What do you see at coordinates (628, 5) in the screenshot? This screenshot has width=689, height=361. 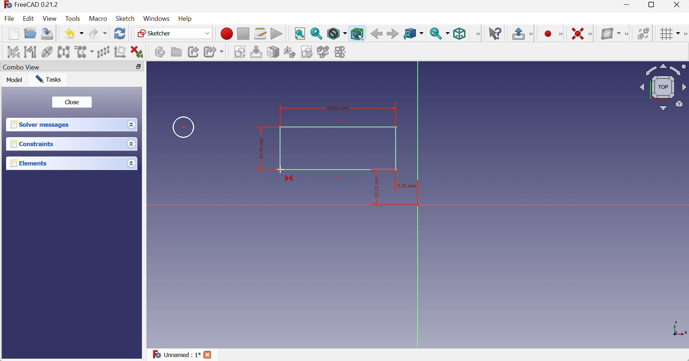 I see `Minimize` at bounding box center [628, 5].